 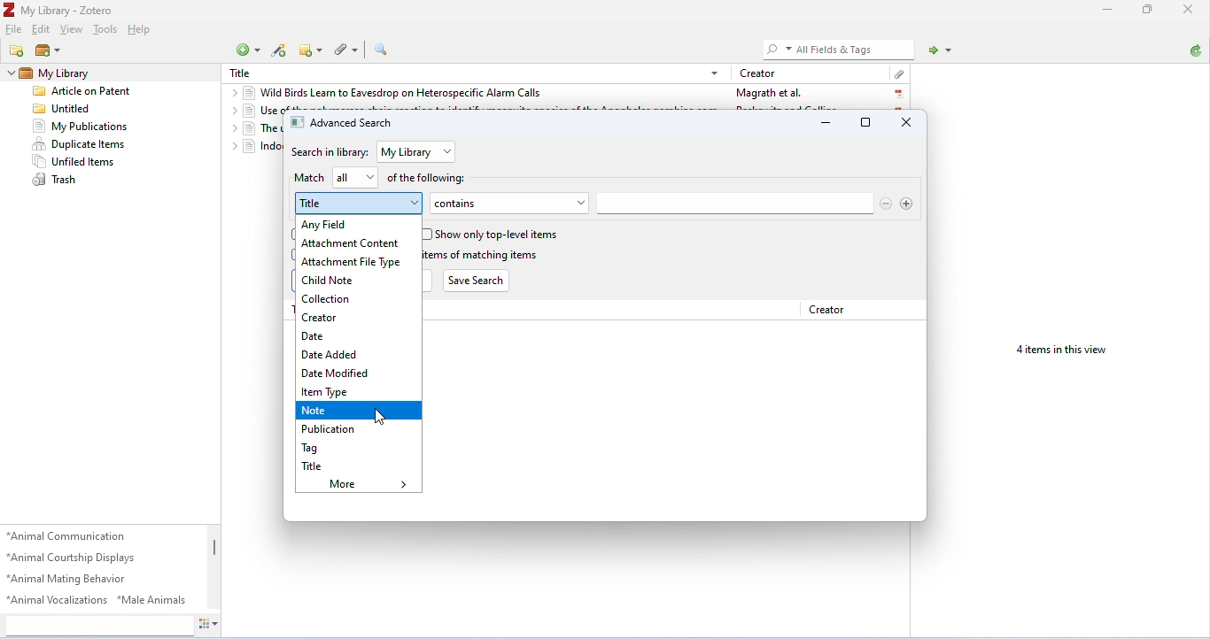 I want to click on my library, so click(x=407, y=152).